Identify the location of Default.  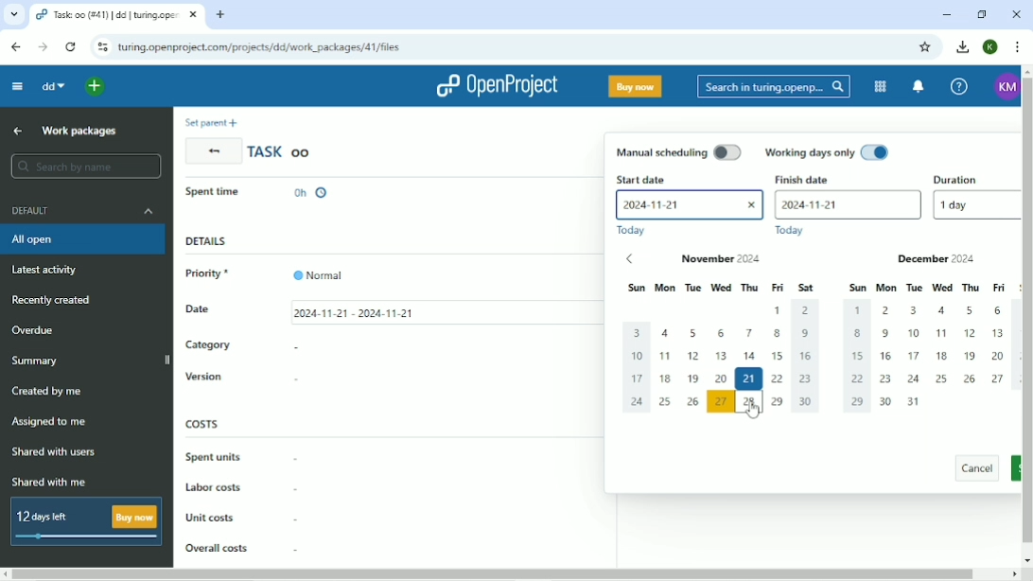
(82, 211).